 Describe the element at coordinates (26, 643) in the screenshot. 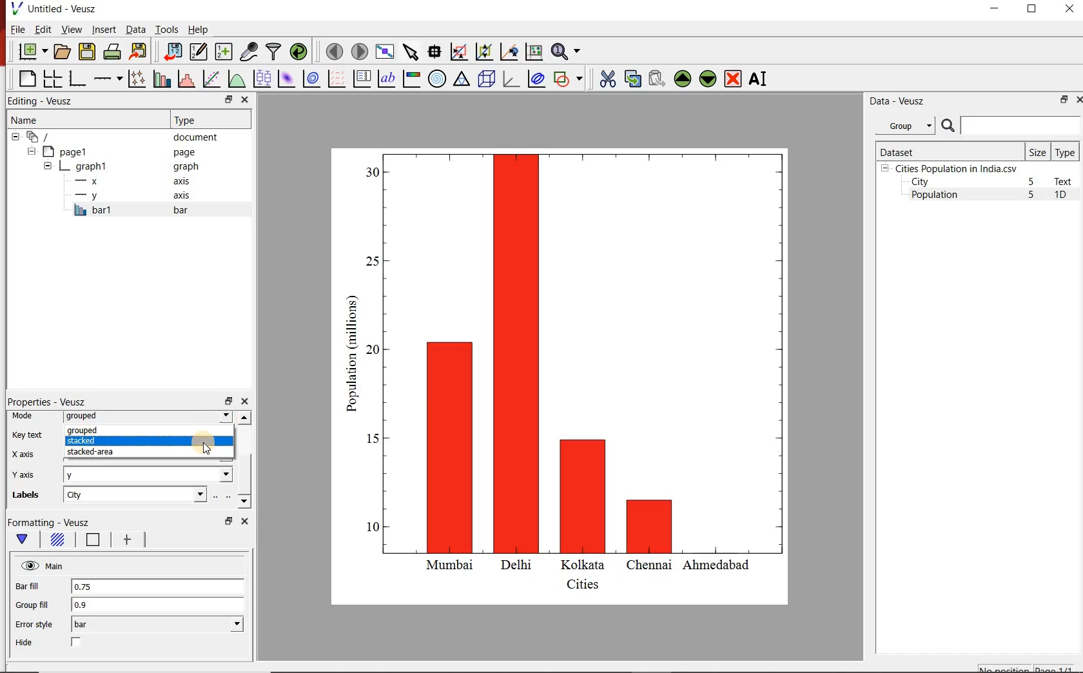

I see `Hide` at that location.